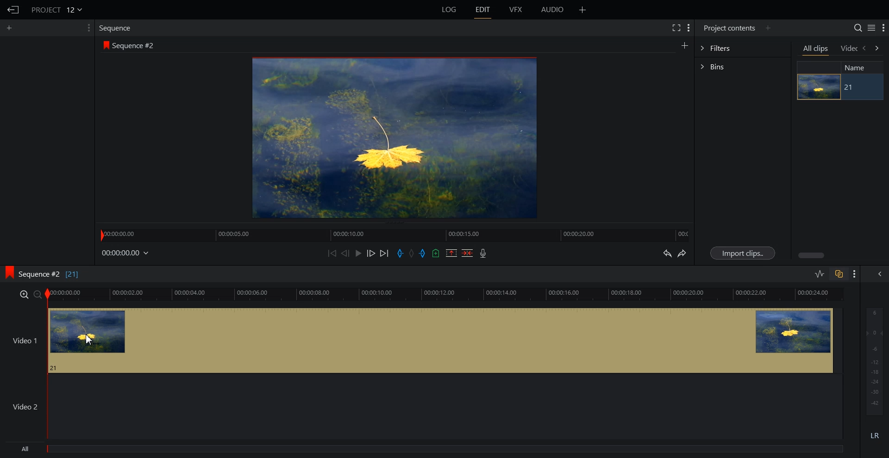 The image size is (889, 458). What do you see at coordinates (683, 254) in the screenshot?
I see `Redo` at bounding box center [683, 254].